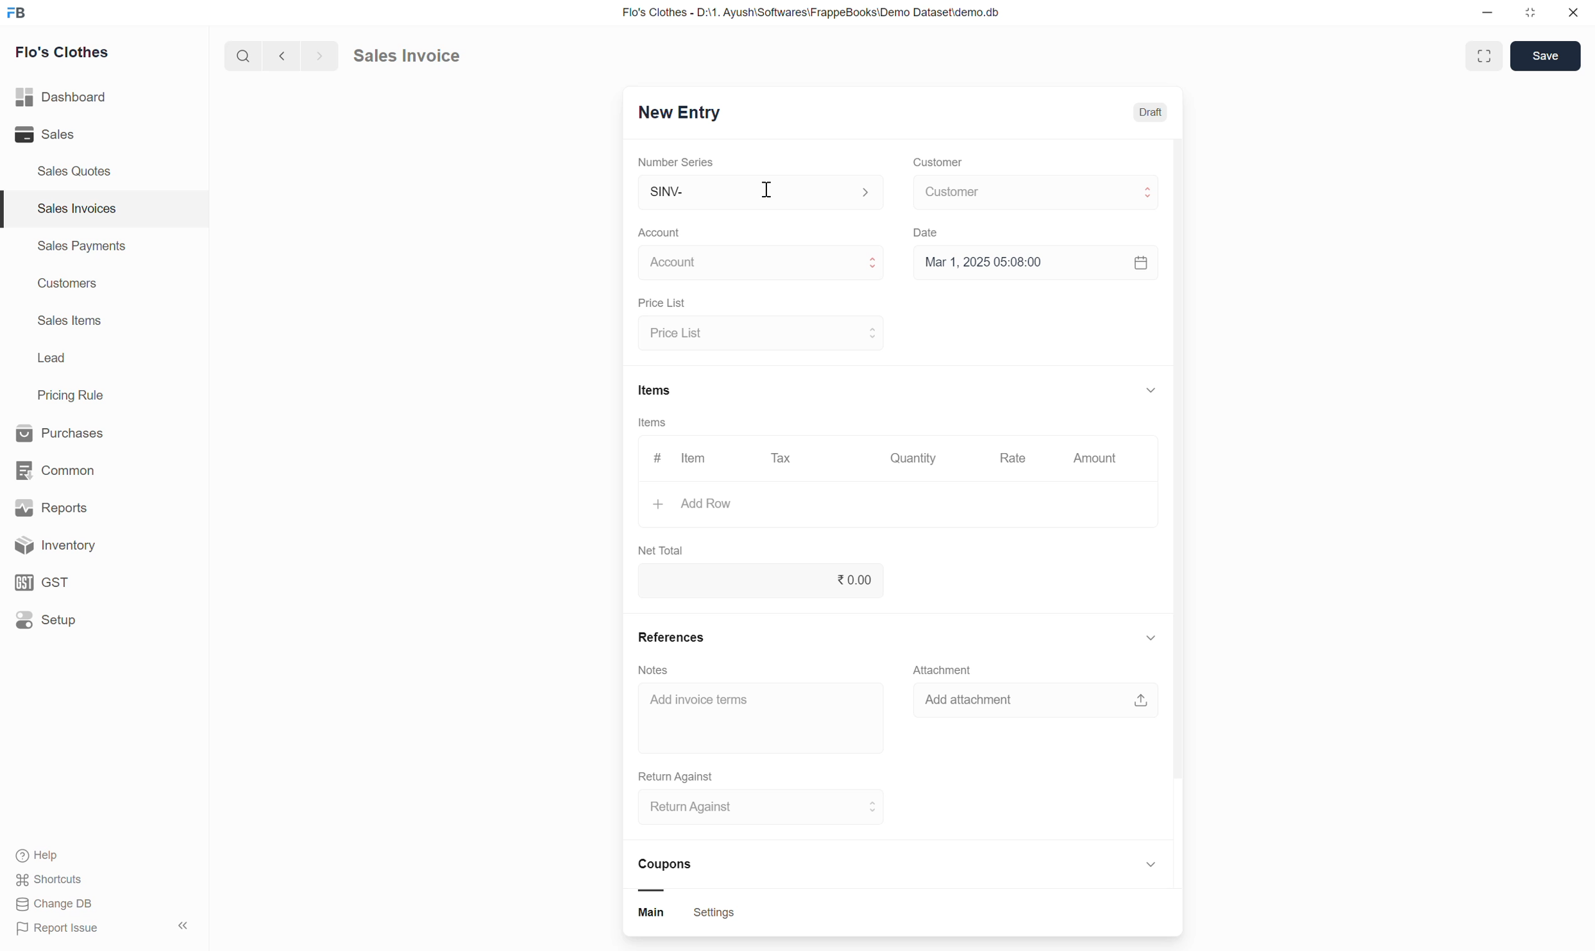 This screenshot has width=1595, height=951. Describe the element at coordinates (56, 906) in the screenshot. I see `Change DB` at that location.